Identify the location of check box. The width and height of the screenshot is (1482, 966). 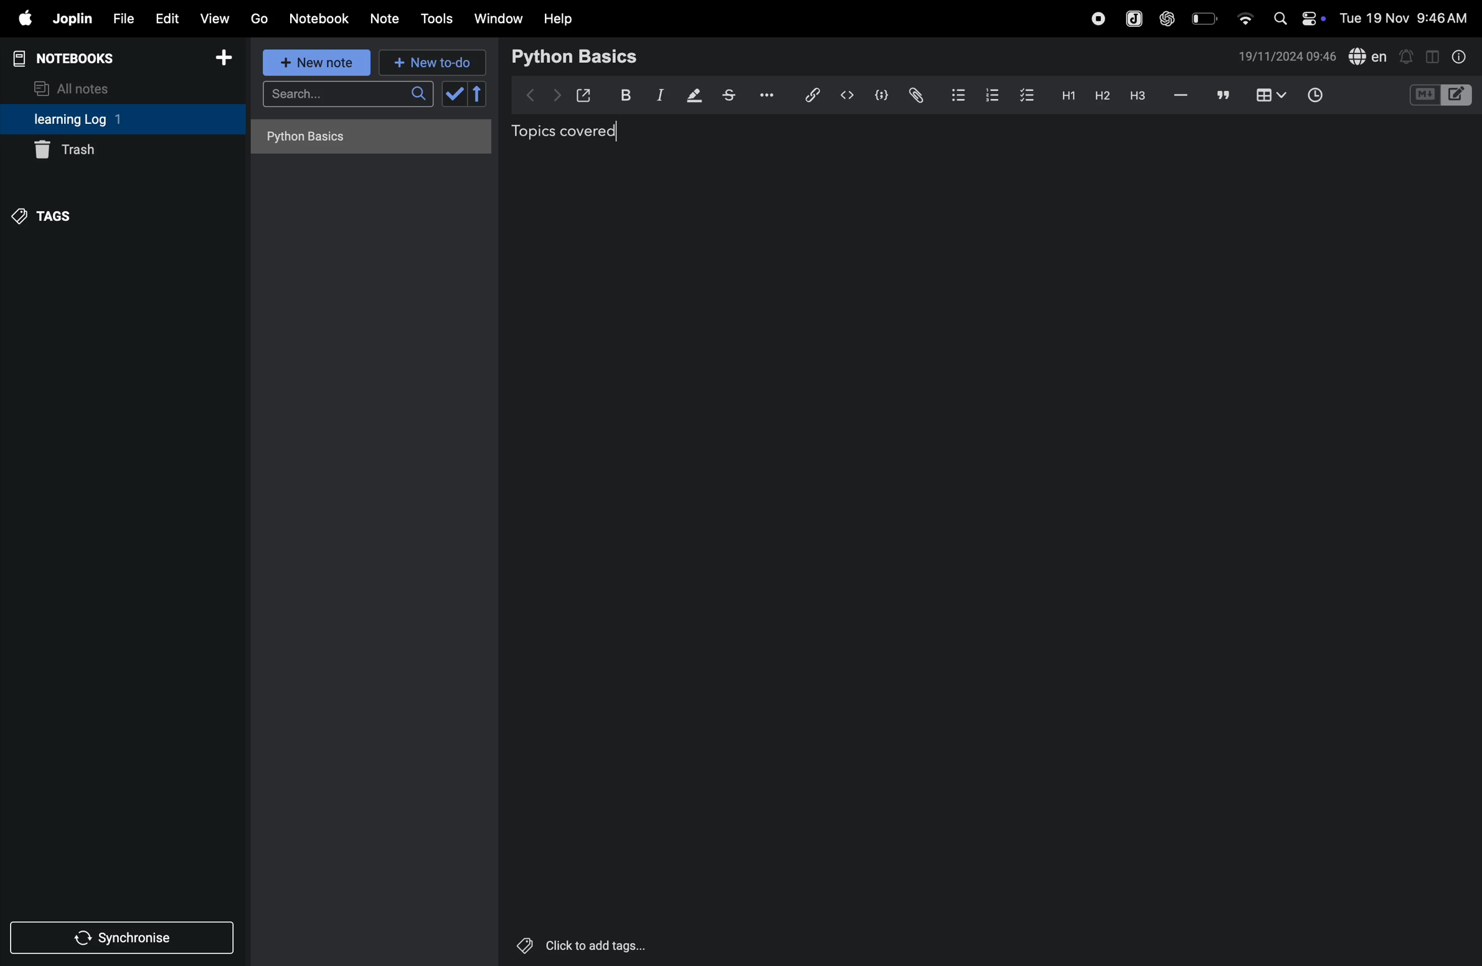
(467, 94).